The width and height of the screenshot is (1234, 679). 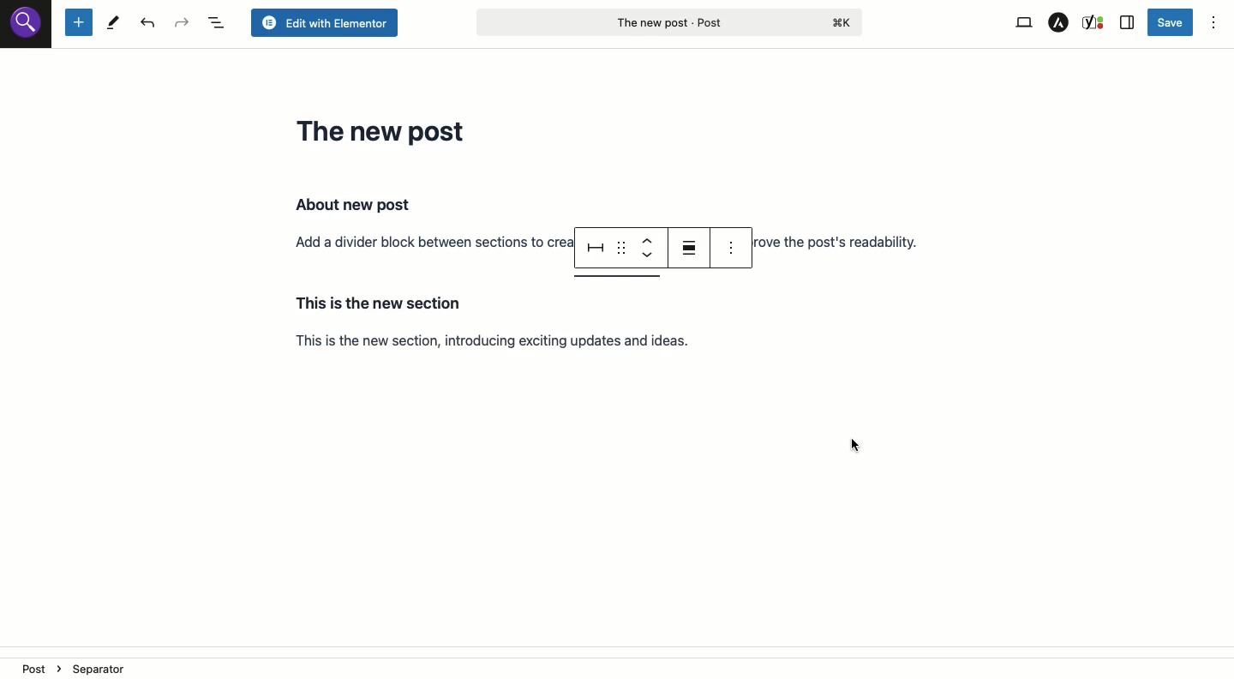 I want to click on Sidebar, so click(x=1128, y=23).